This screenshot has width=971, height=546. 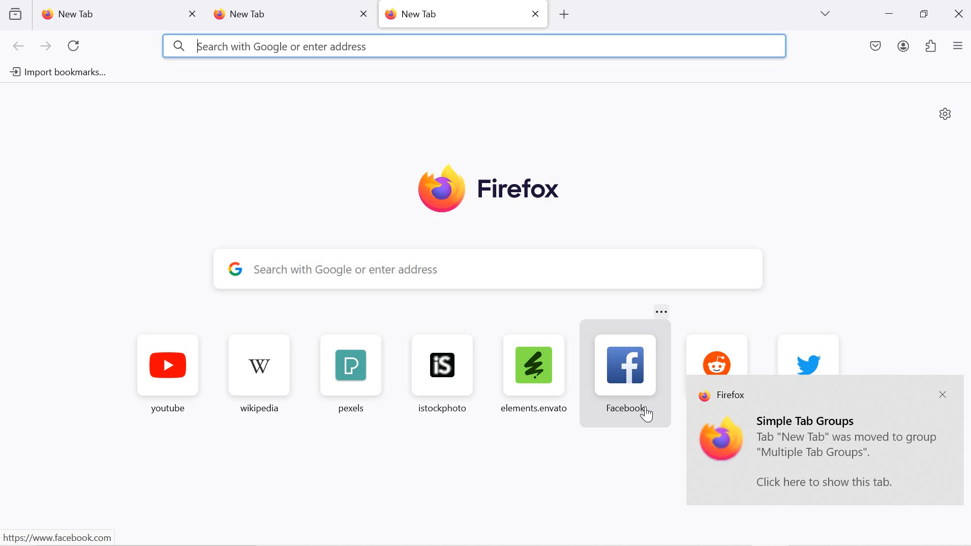 I want to click on close, so click(x=960, y=13).